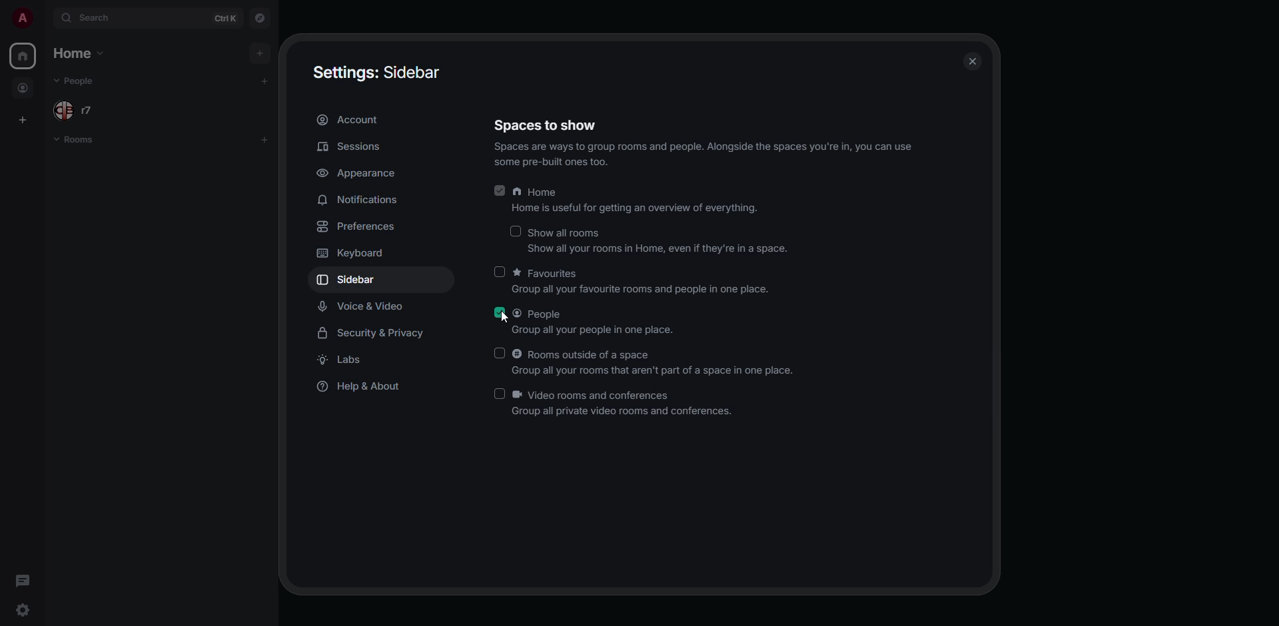  Describe the element at coordinates (262, 19) in the screenshot. I see `navigator` at that location.